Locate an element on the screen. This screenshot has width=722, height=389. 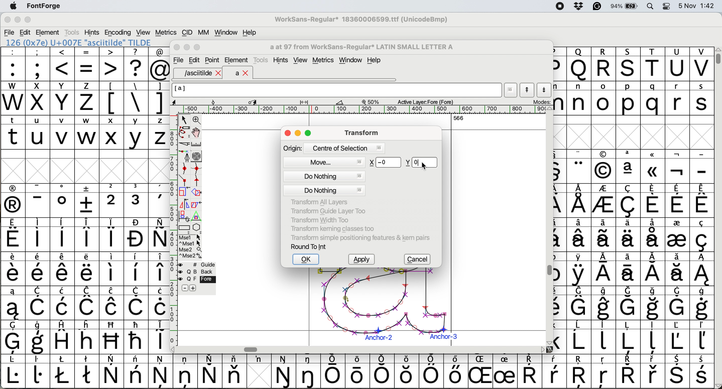
z is located at coordinates (159, 132).